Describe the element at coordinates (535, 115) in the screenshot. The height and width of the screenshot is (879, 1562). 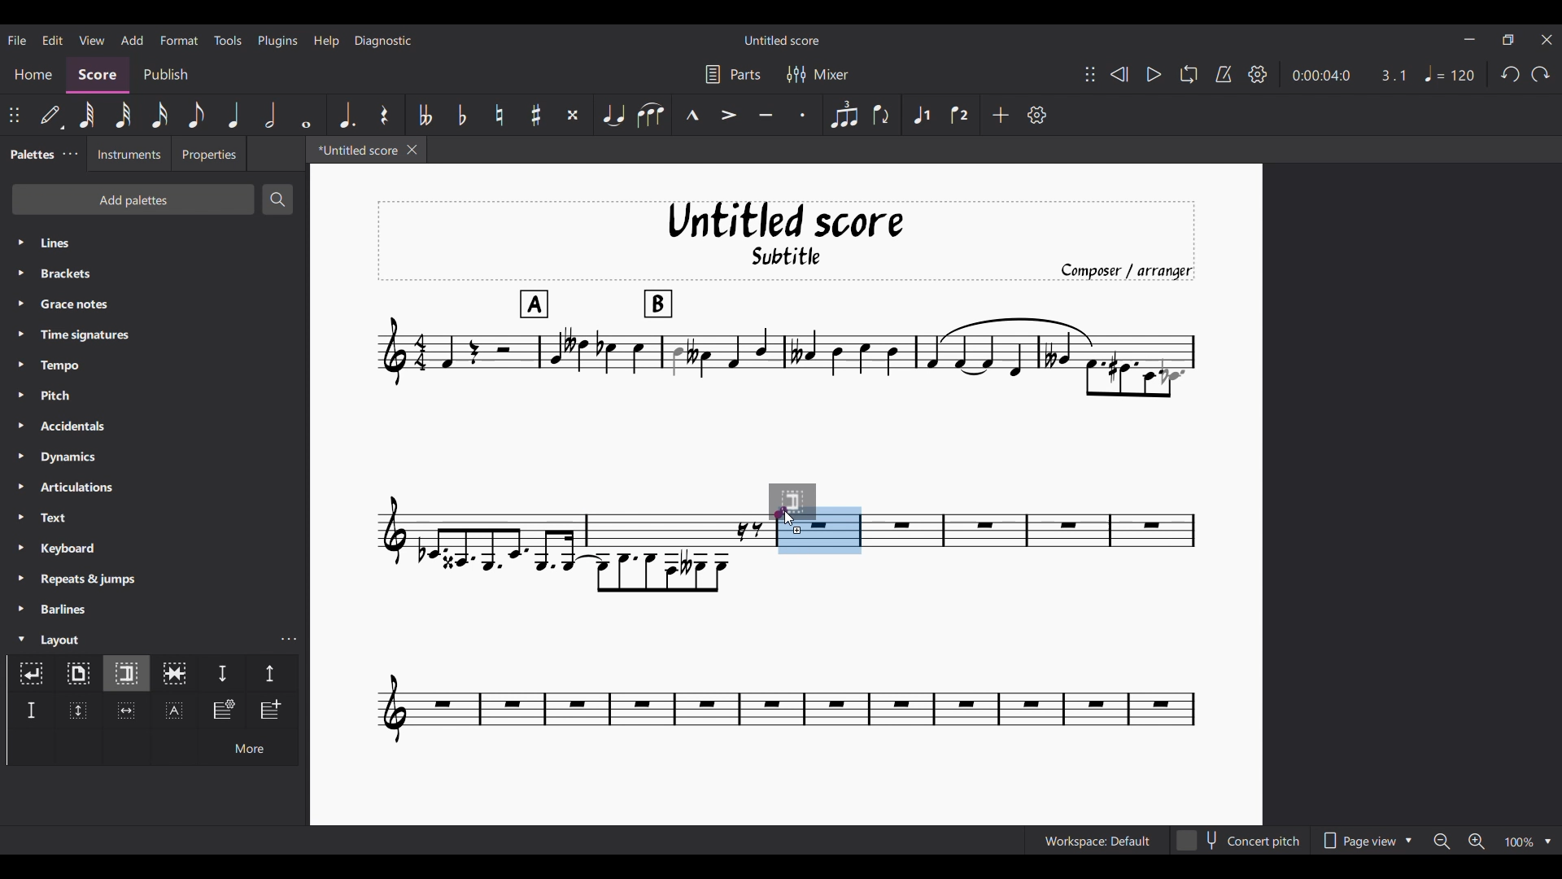
I see `Toggle sharp` at that location.